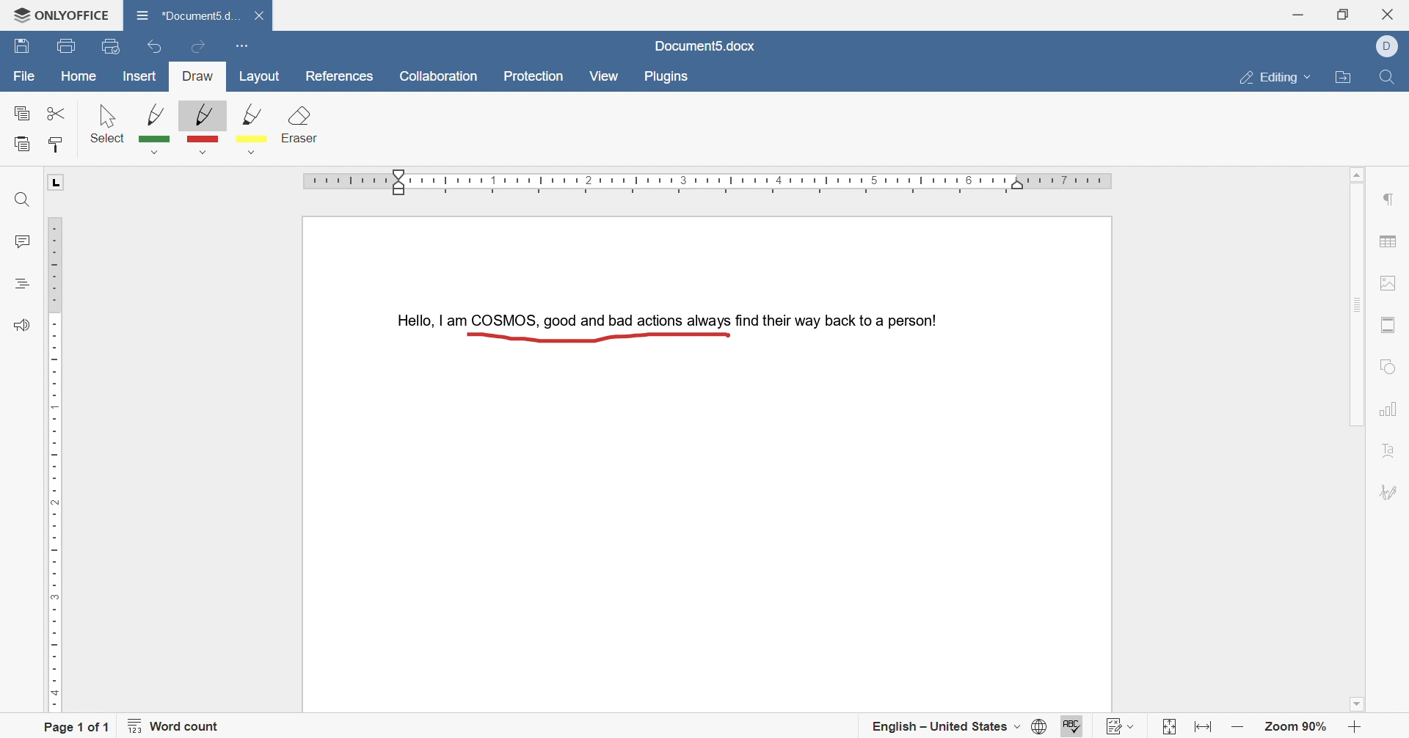  What do you see at coordinates (80, 76) in the screenshot?
I see `home` at bounding box center [80, 76].